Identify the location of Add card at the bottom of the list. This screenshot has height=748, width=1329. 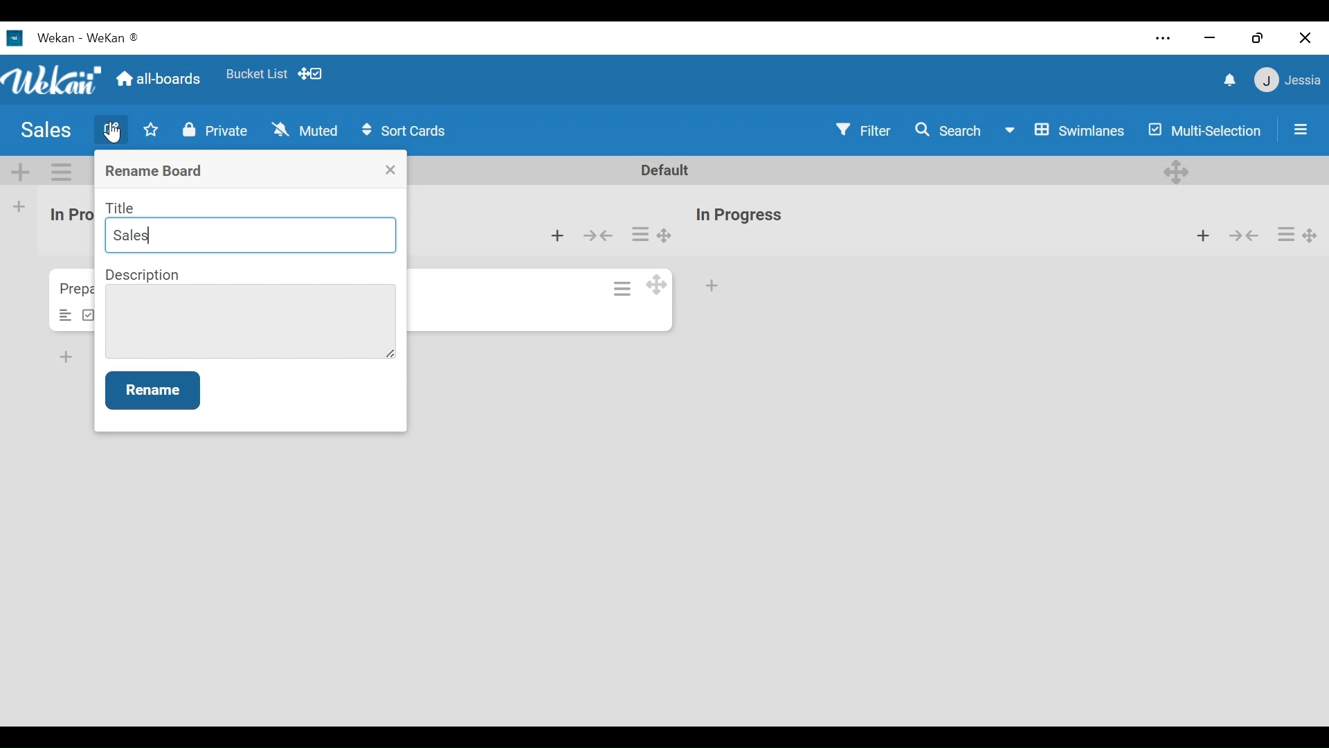
(712, 286).